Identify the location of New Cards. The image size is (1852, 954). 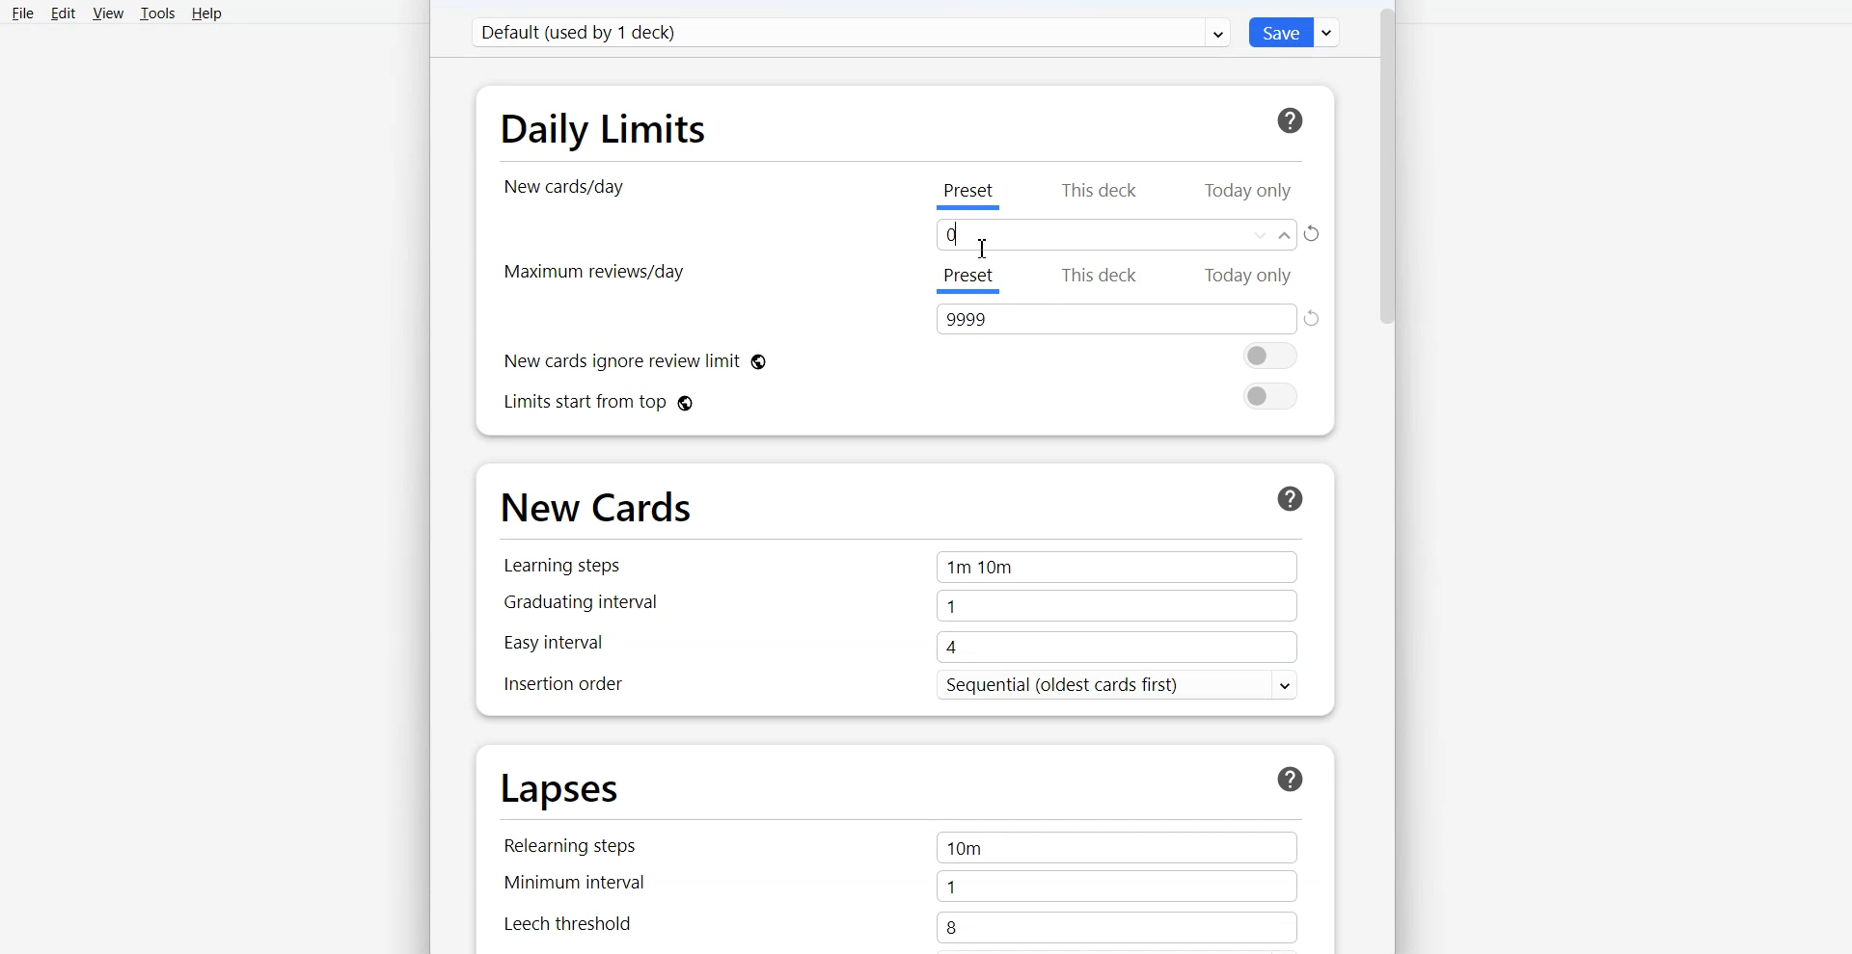
(600, 508).